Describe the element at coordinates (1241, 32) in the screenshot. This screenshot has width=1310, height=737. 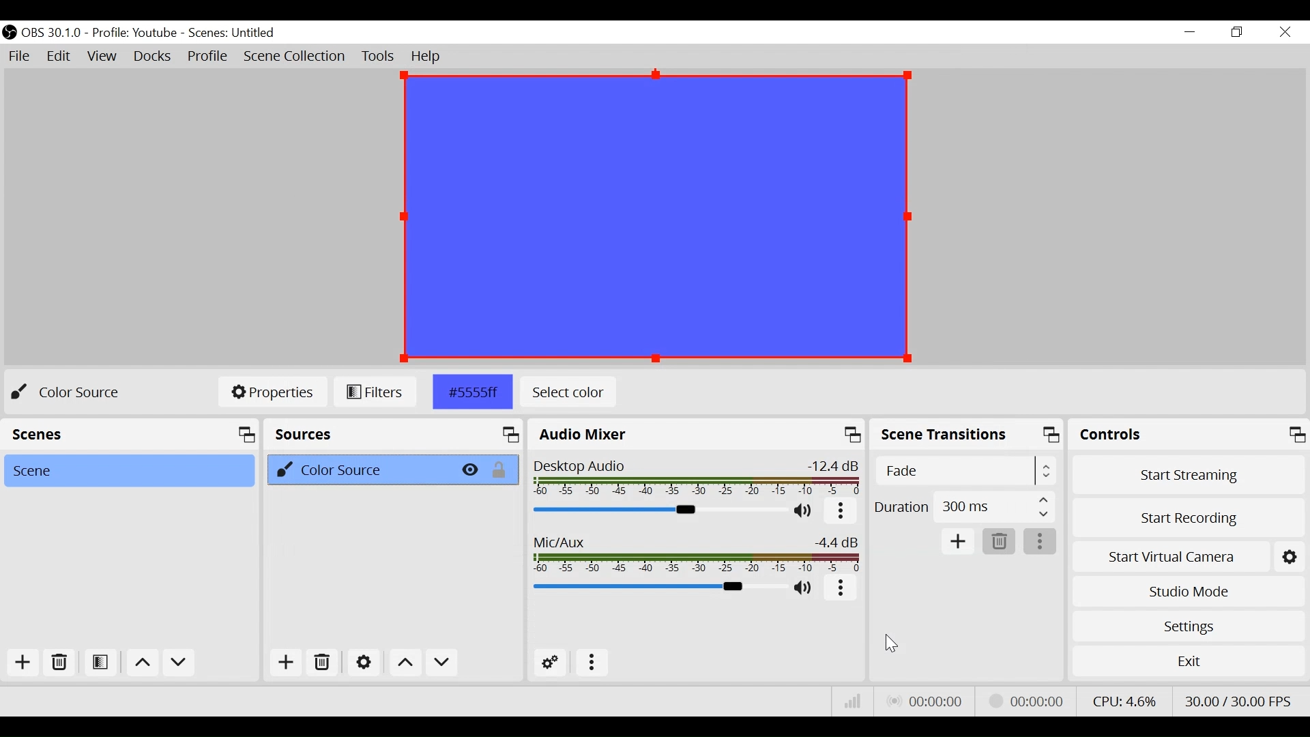
I see `Restore` at that location.